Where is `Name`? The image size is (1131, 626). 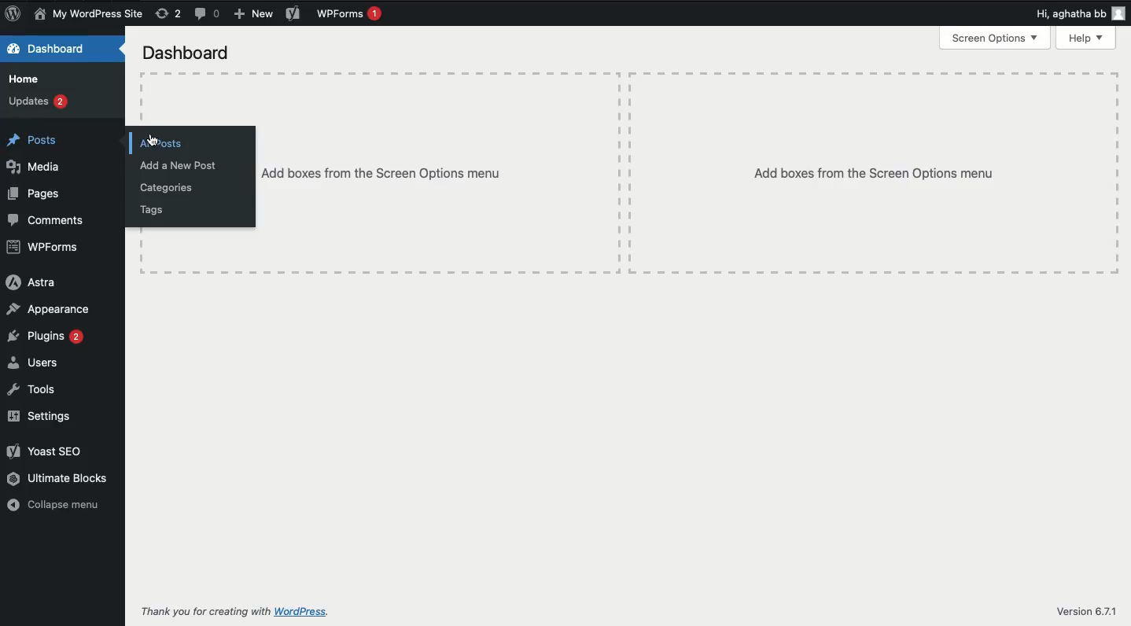 Name is located at coordinates (89, 14).